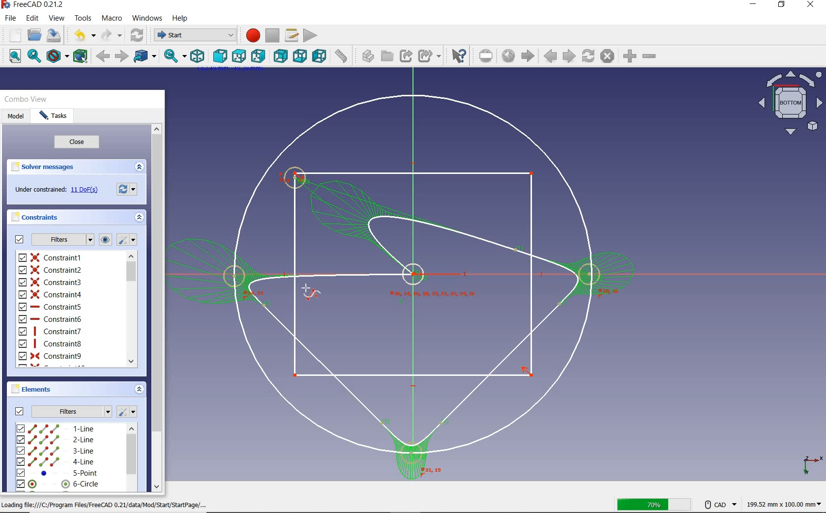  Describe the element at coordinates (629, 57) in the screenshot. I see `zoom in` at that location.